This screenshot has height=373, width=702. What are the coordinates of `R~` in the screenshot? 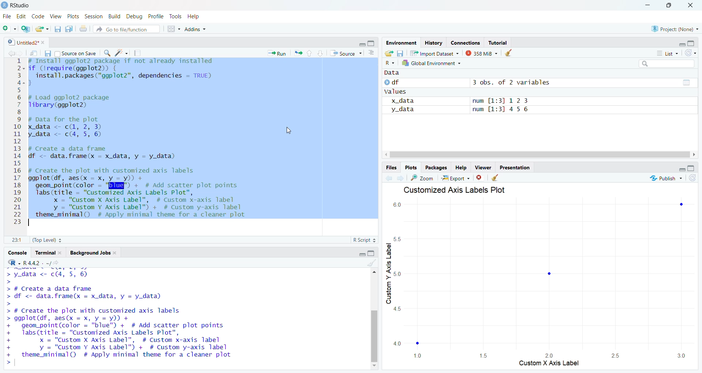 It's located at (389, 61).